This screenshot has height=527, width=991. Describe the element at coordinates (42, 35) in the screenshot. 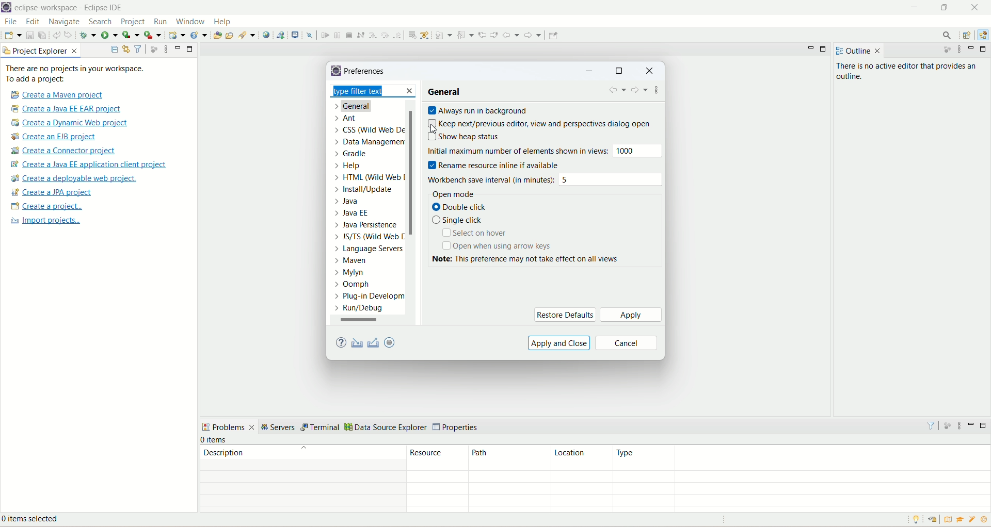

I see `save all` at that location.